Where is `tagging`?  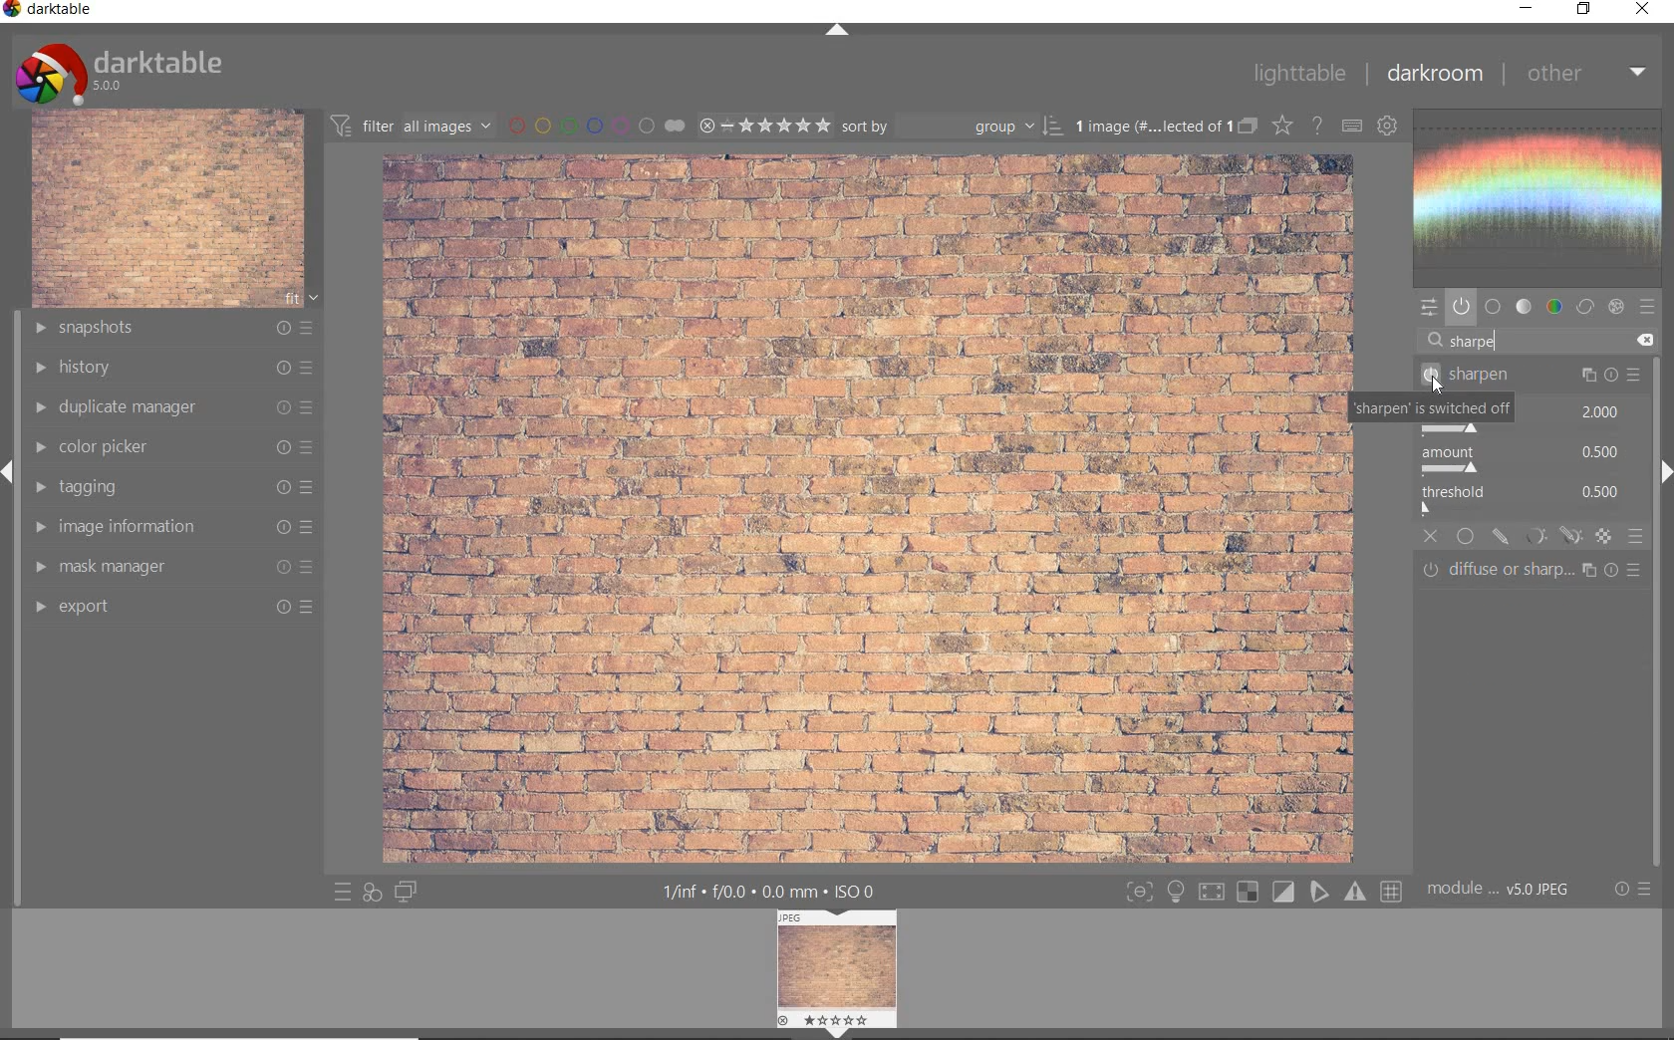 tagging is located at coordinates (176, 487).